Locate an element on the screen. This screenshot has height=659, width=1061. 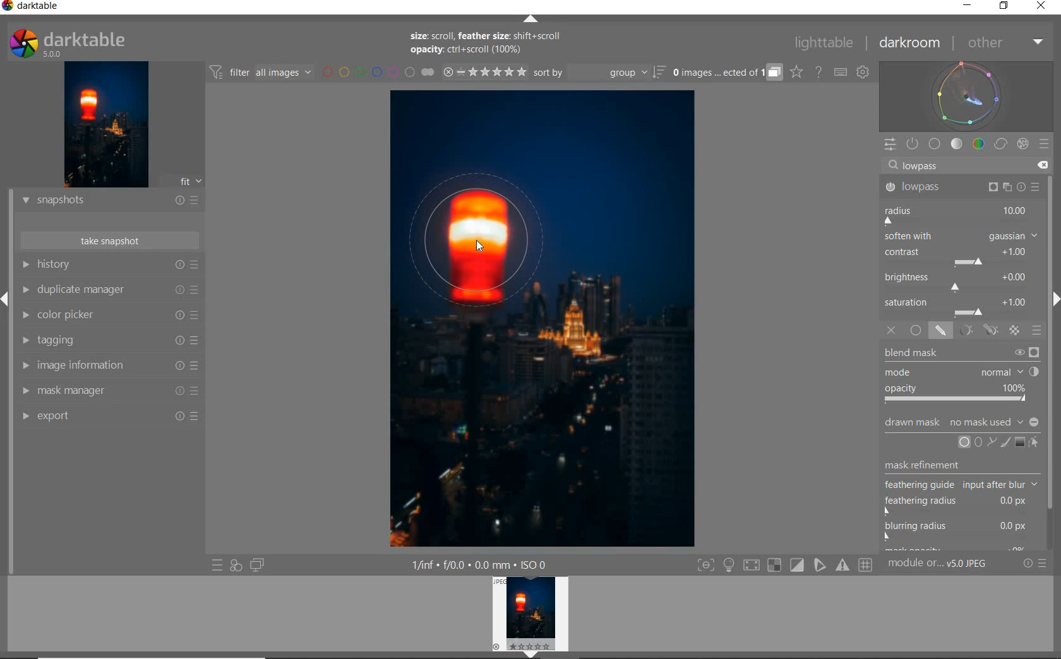
Preset and reset is located at coordinates (1036, 189).